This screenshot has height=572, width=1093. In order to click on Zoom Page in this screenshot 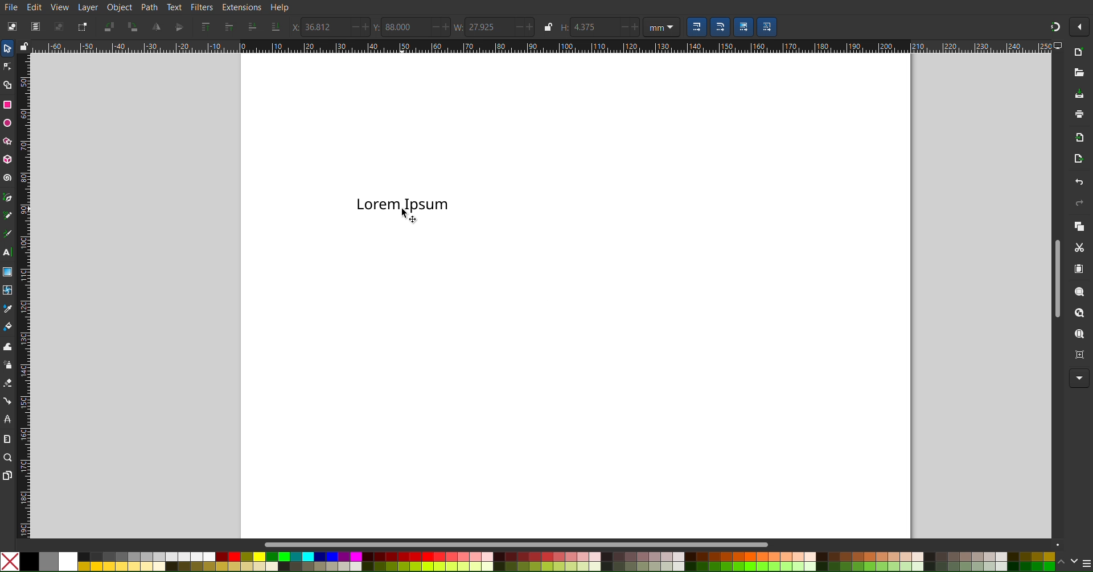, I will do `click(1079, 334)`.